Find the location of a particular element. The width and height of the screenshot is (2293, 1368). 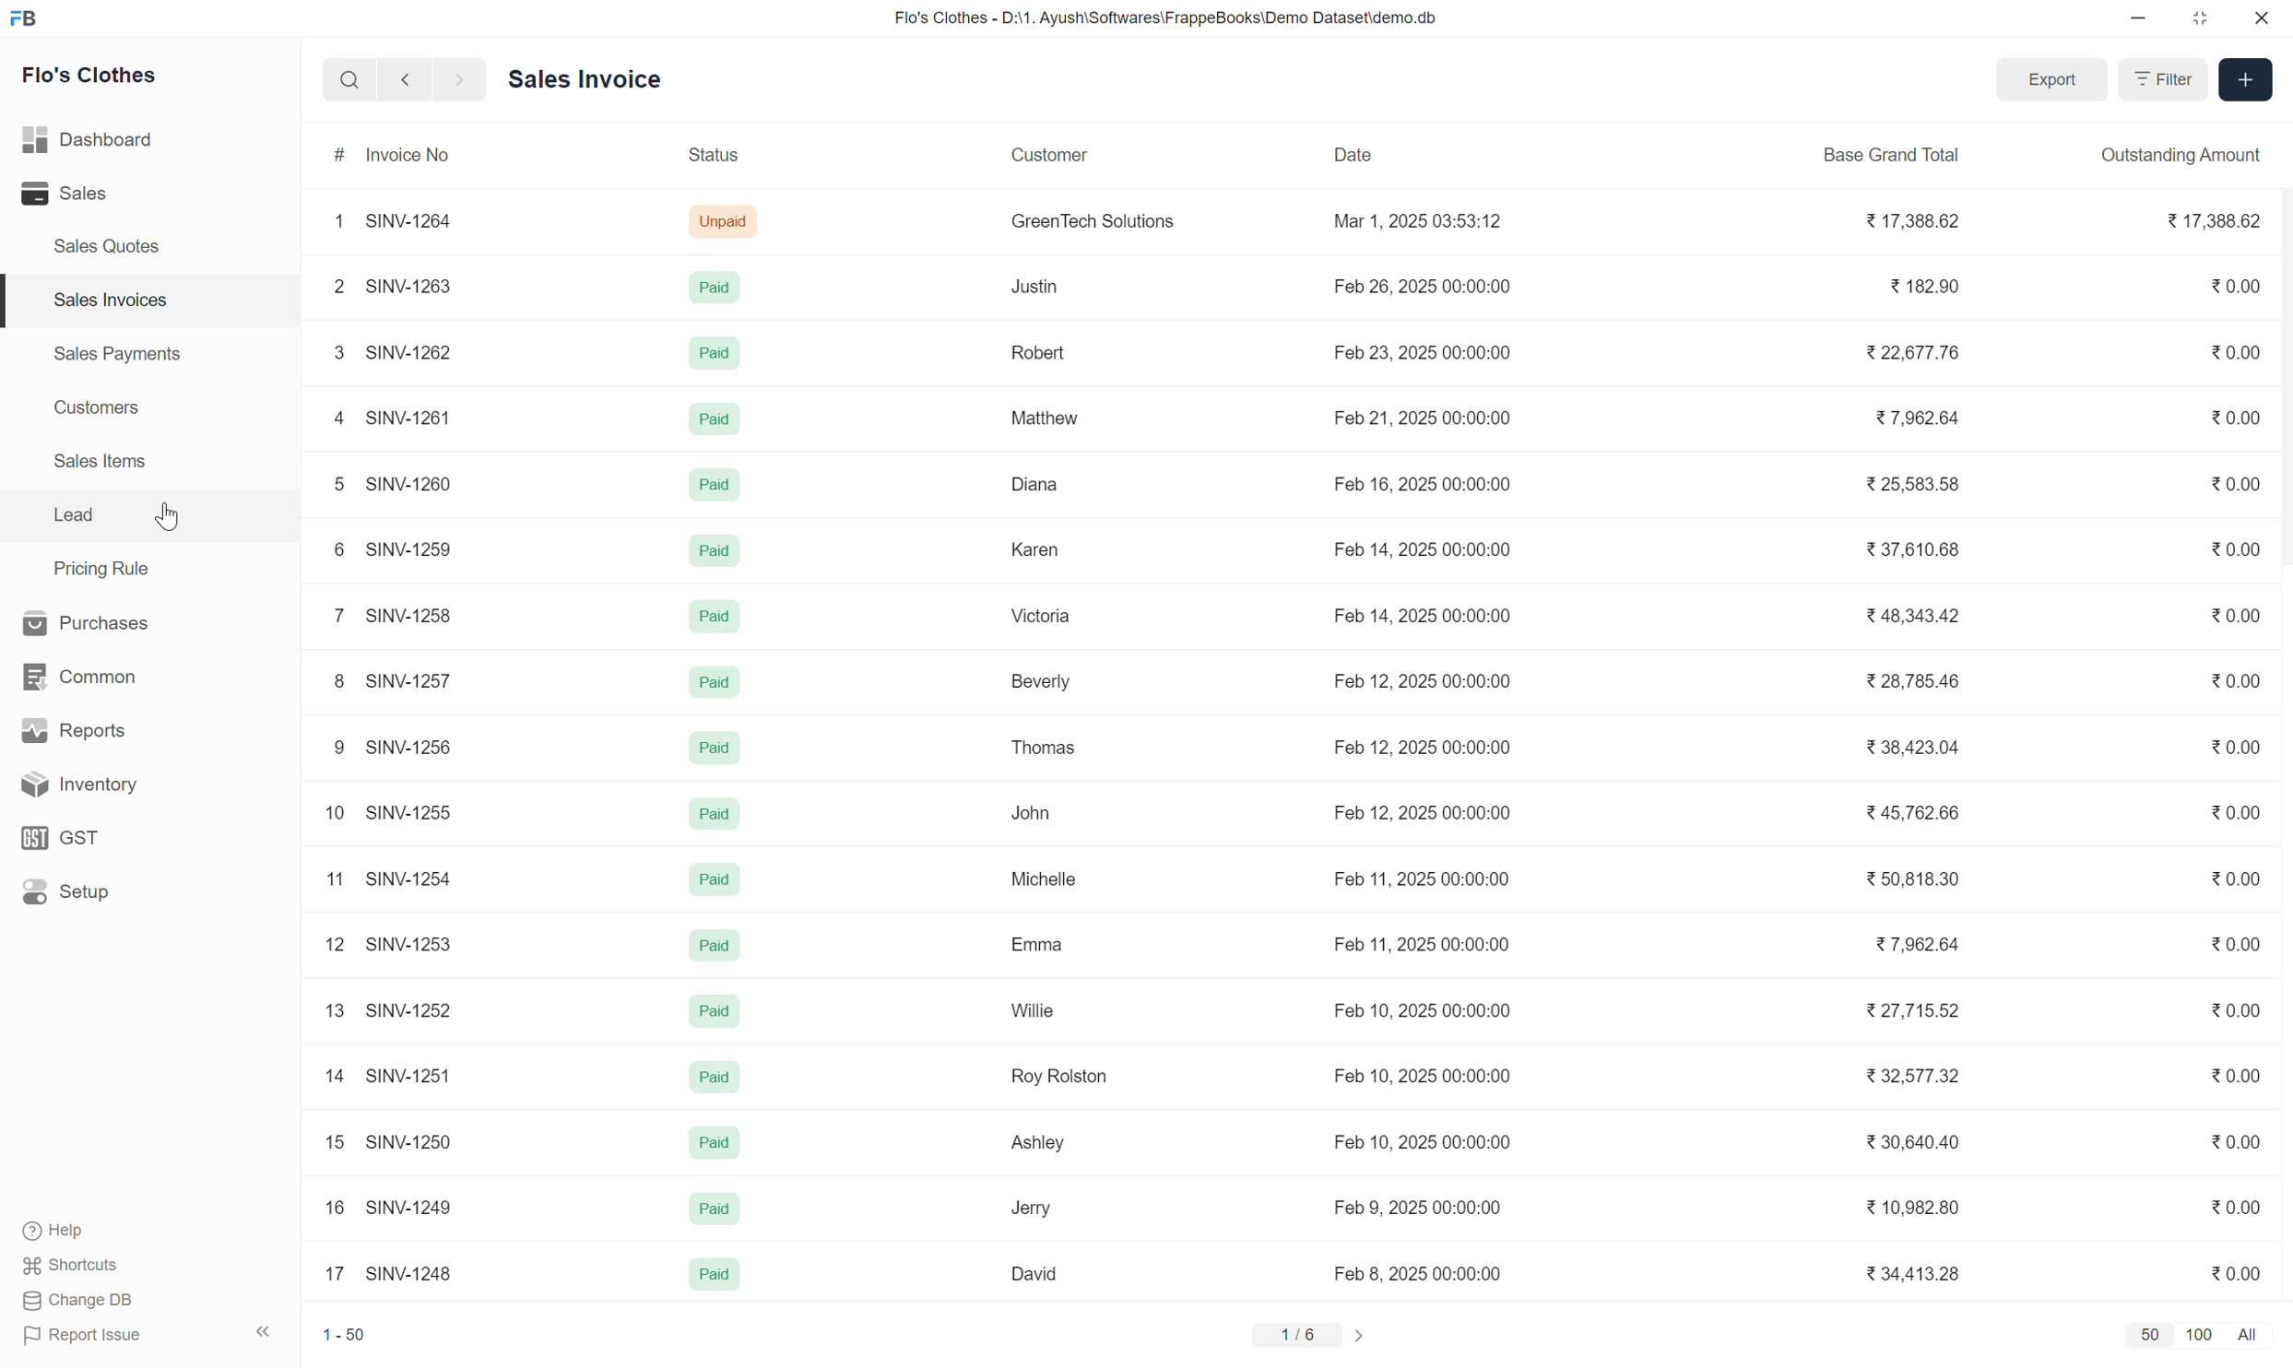

Thomas is located at coordinates (1036, 746).